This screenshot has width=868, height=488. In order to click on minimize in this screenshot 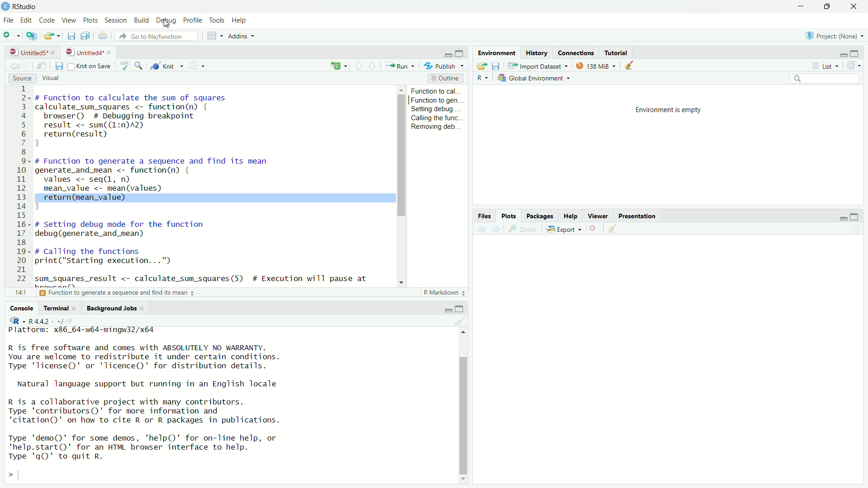, I will do `click(445, 54)`.